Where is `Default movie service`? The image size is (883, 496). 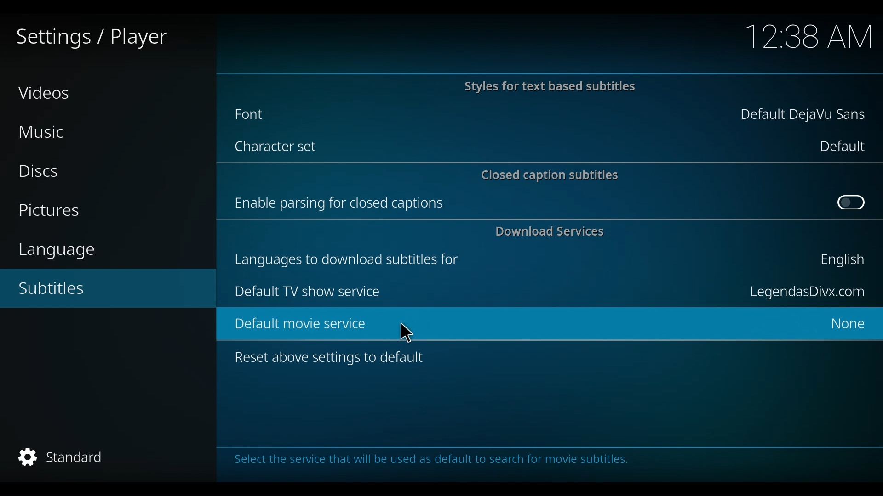
Default movie service is located at coordinates (510, 324).